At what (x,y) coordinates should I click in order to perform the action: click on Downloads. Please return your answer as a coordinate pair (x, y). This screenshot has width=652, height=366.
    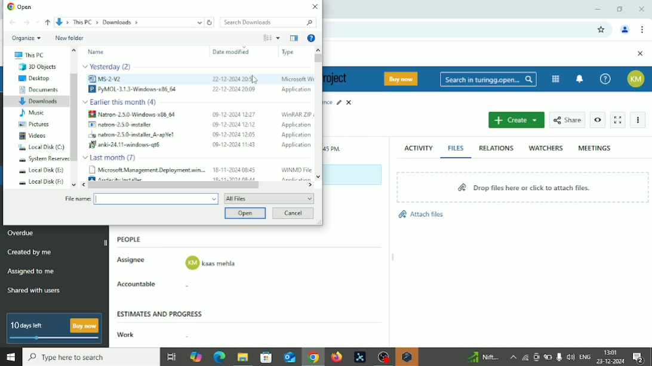
    Looking at the image, I should click on (38, 101).